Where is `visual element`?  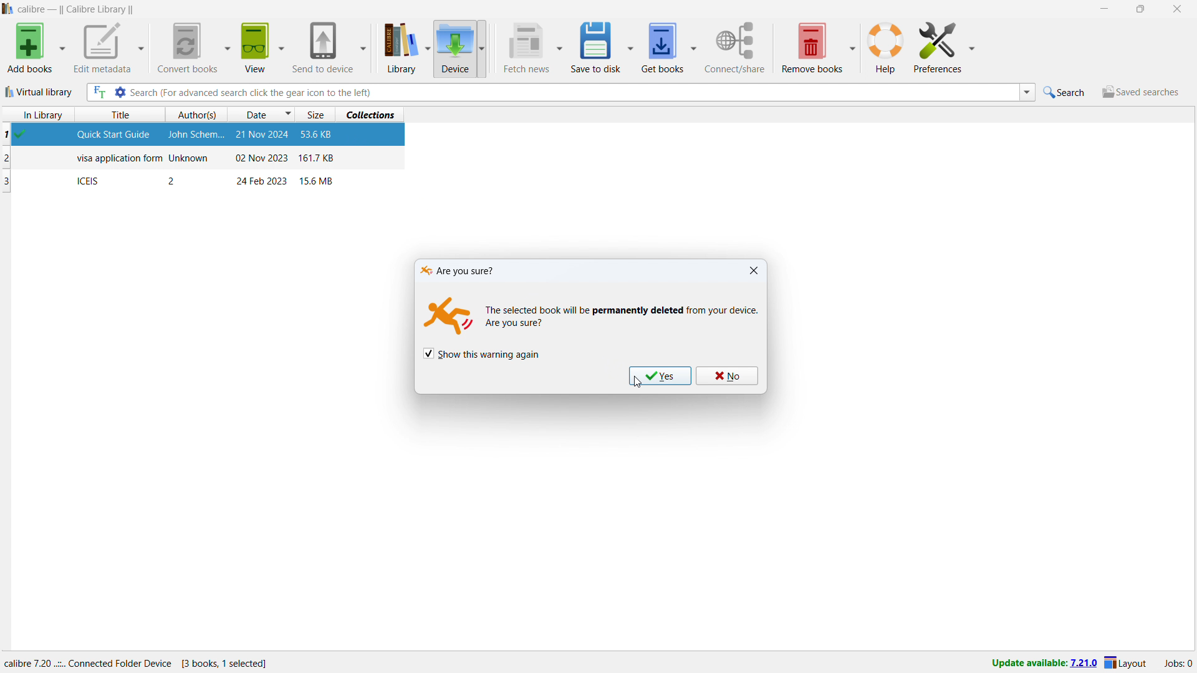 visual element is located at coordinates (446, 318).